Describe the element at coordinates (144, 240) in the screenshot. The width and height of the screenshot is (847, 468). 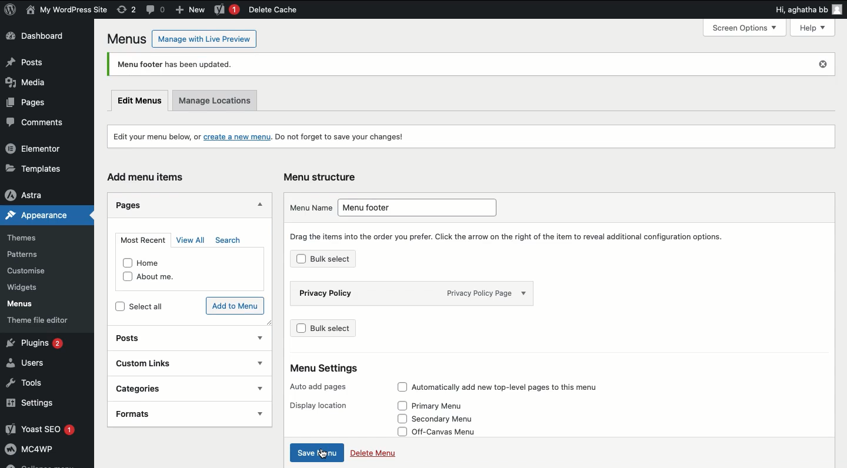
I see `Most recent` at that location.